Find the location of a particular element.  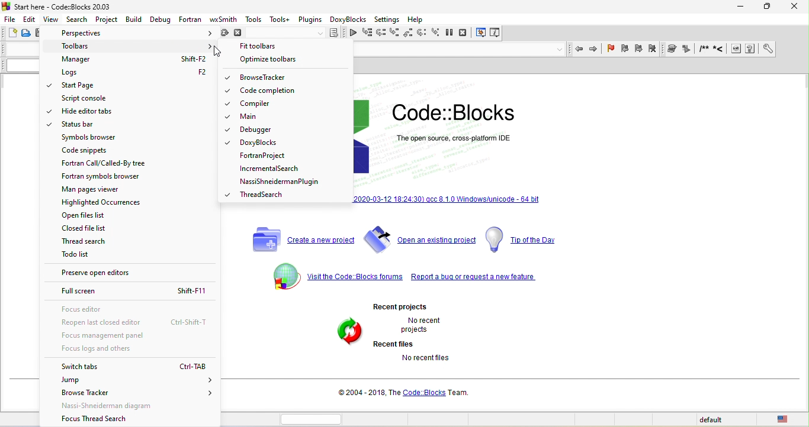

recent projects is located at coordinates (402, 306).